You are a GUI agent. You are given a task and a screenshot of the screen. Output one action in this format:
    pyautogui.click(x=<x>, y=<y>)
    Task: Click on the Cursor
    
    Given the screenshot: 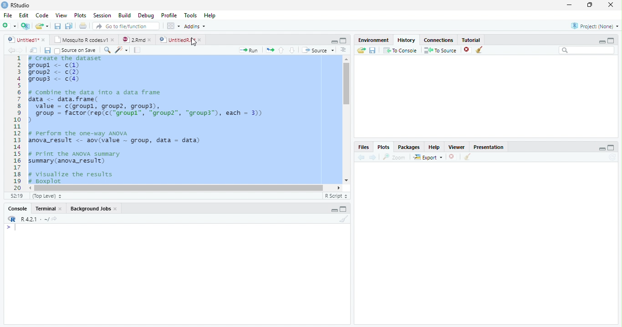 What is the action you would take?
    pyautogui.click(x=194, y=41)
    